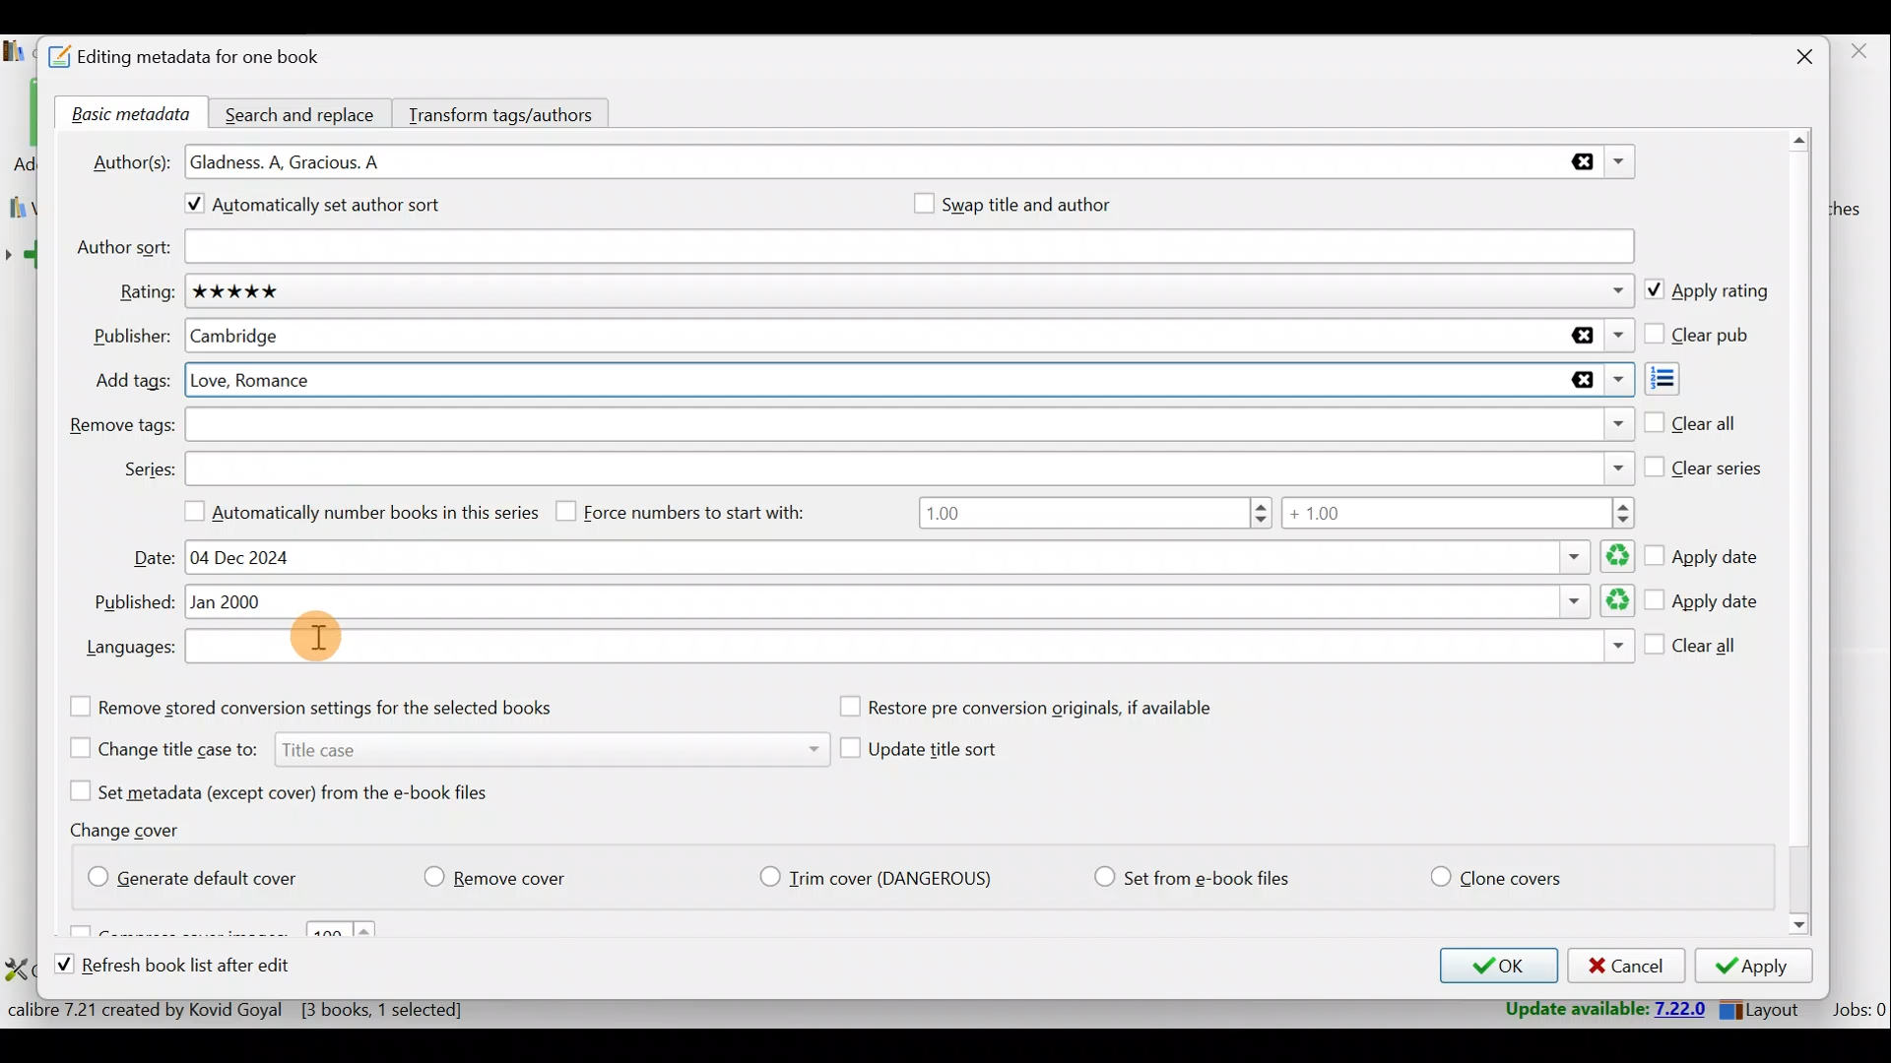  What do you see at coordinates (907, 424) in the screenshot?
I see `Remove tags` at bounding box center [907, 424].